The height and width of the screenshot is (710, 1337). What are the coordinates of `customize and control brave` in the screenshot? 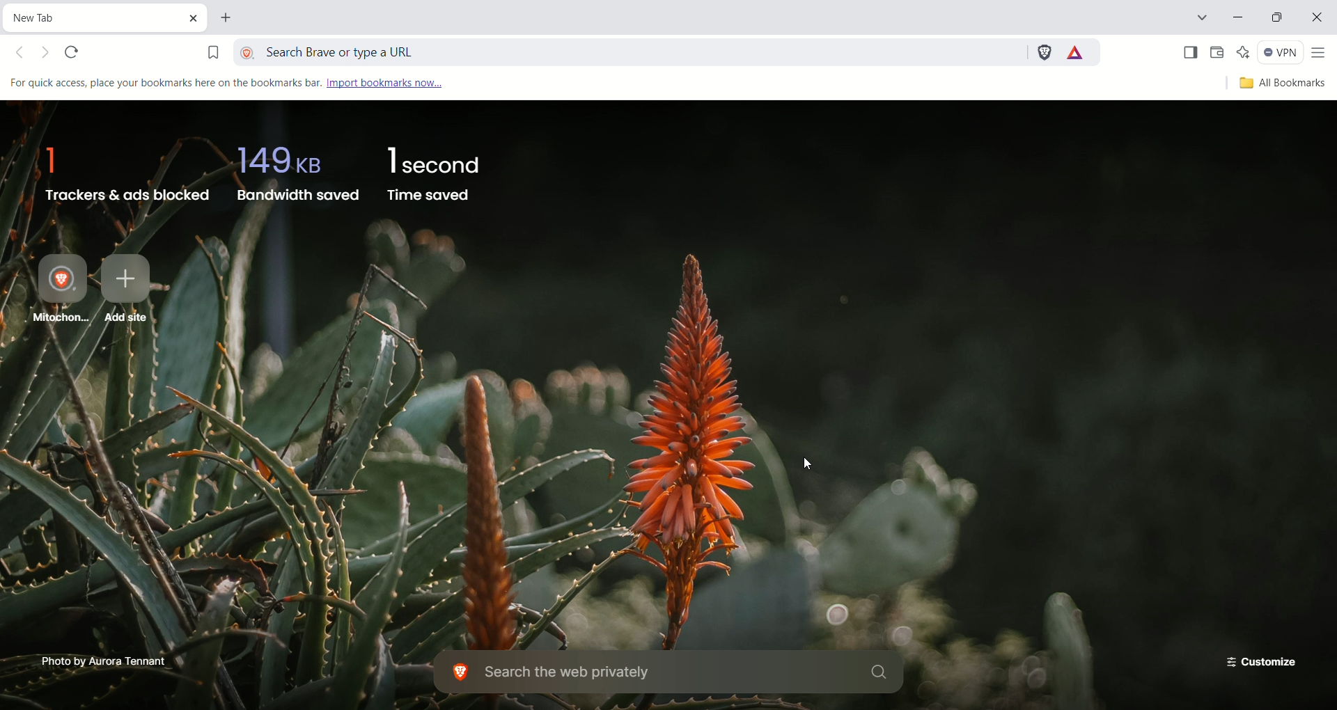 It's located at (1321, 54).